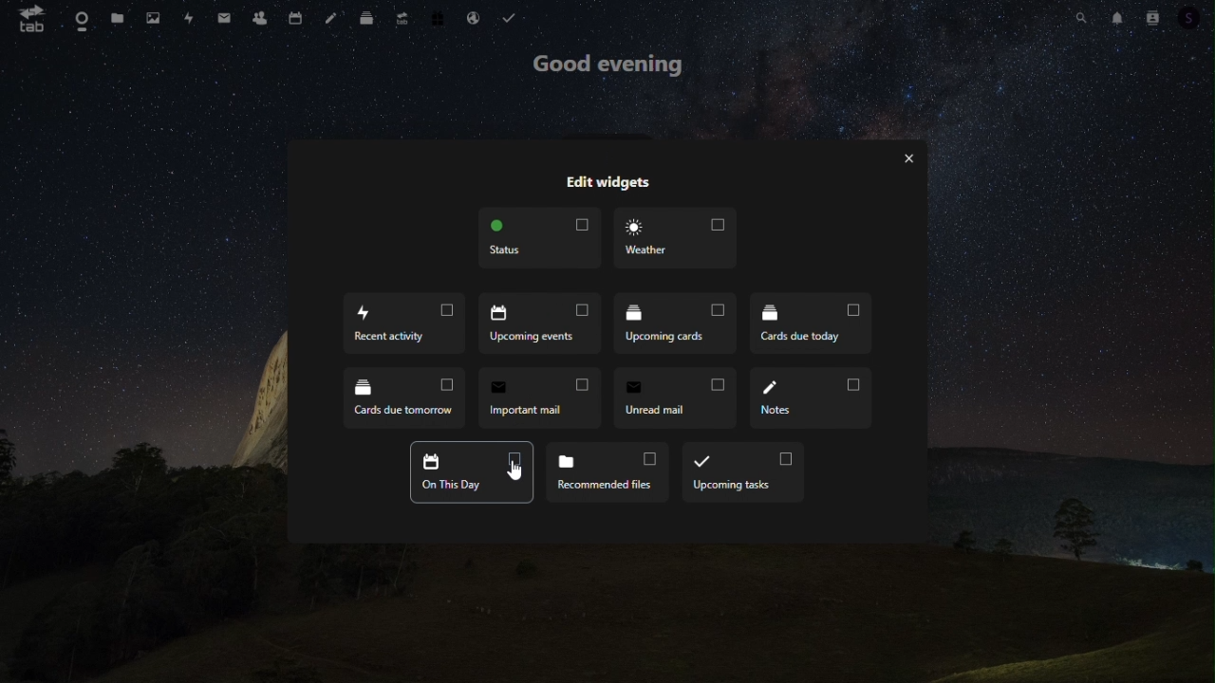 This screenshot has width=1215, height=683. What do you see at coordinates (1195, 17) in the screenshot?
I see `Account icon` at bounding box center [1195, 17].